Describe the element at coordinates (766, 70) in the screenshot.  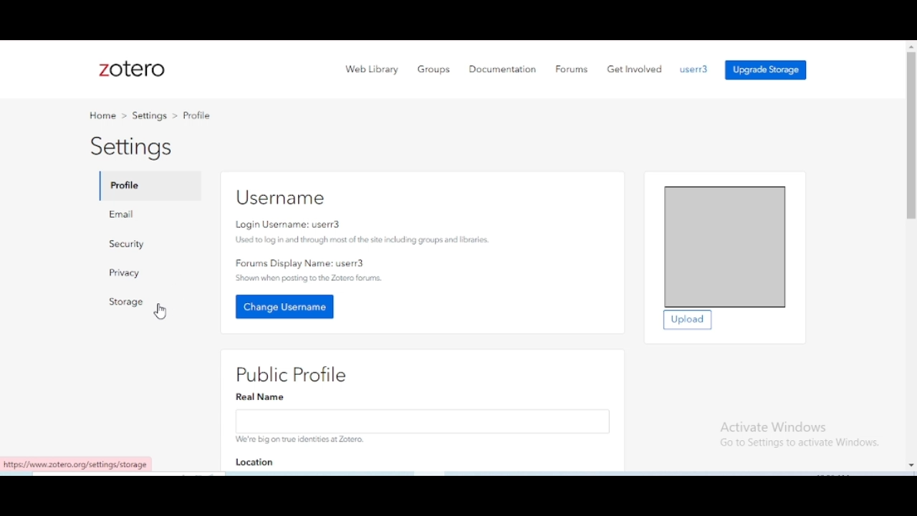
I see `upgrade storage` at that location.